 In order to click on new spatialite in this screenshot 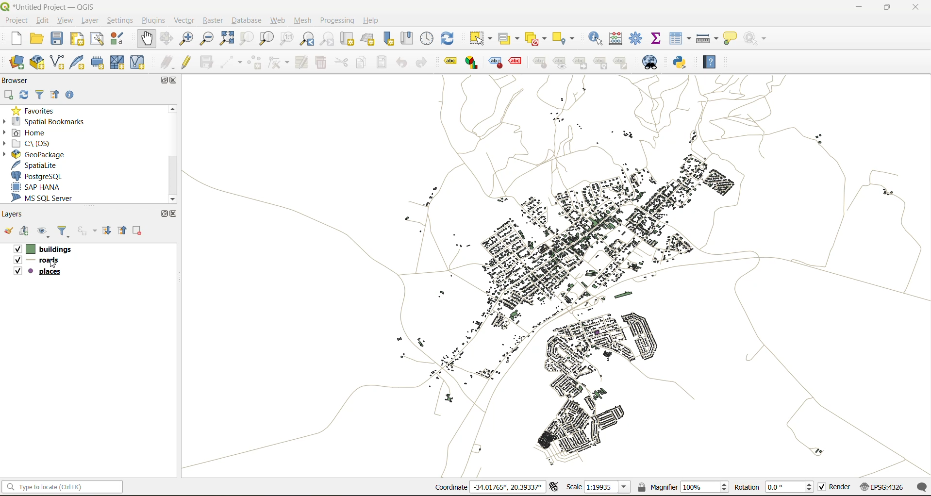, I will do `click(78, 64)`.